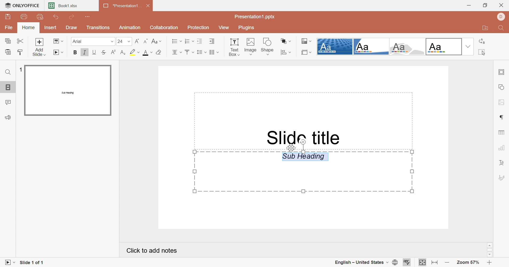  I want to click on Underline, so click(95, 52).